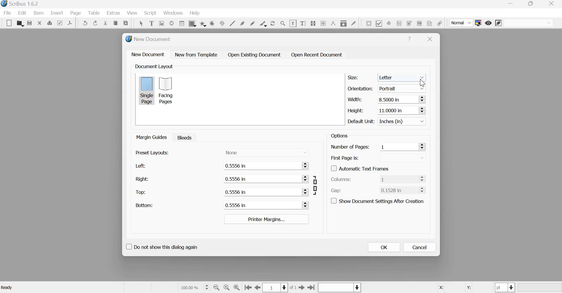 Image resolution: width=562 pixels, height=293 pixels. I want to click on insert, so click(57, 13).